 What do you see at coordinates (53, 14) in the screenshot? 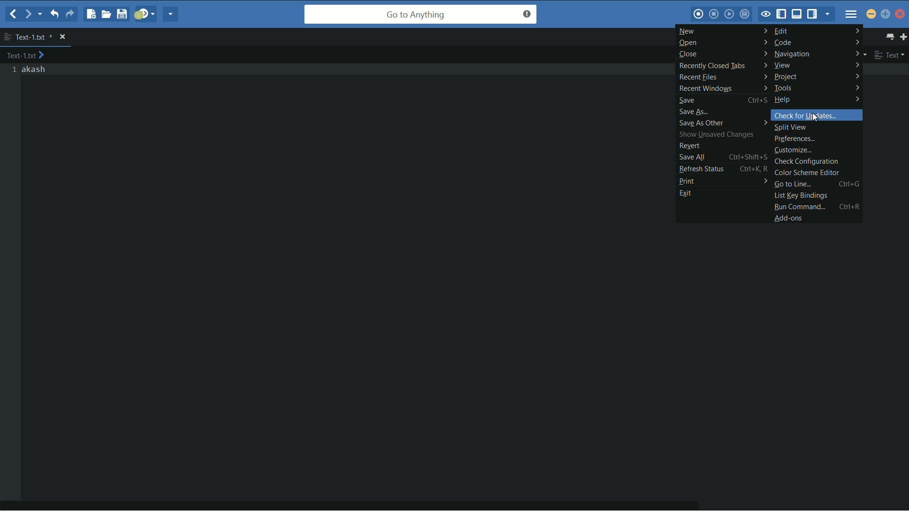
I see `undo` at bounding box center [53, 14].